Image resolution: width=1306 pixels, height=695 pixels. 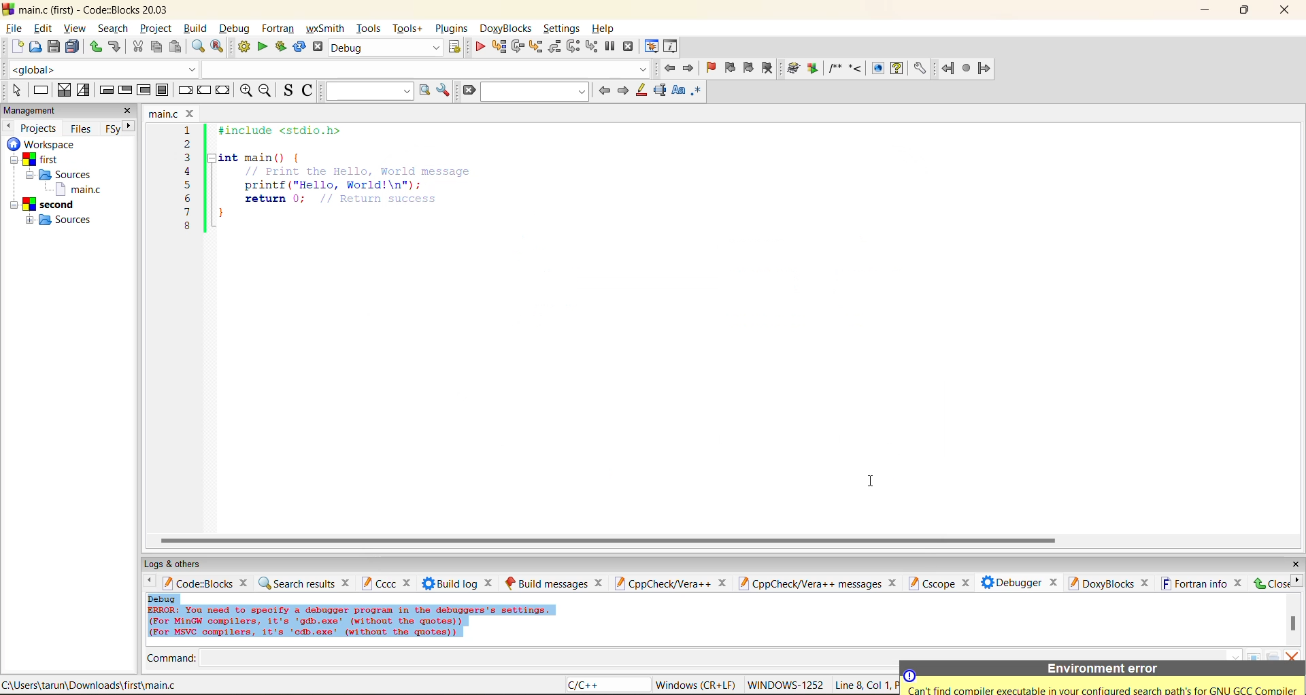 I want to click on close, so click(x=1054, y=581).